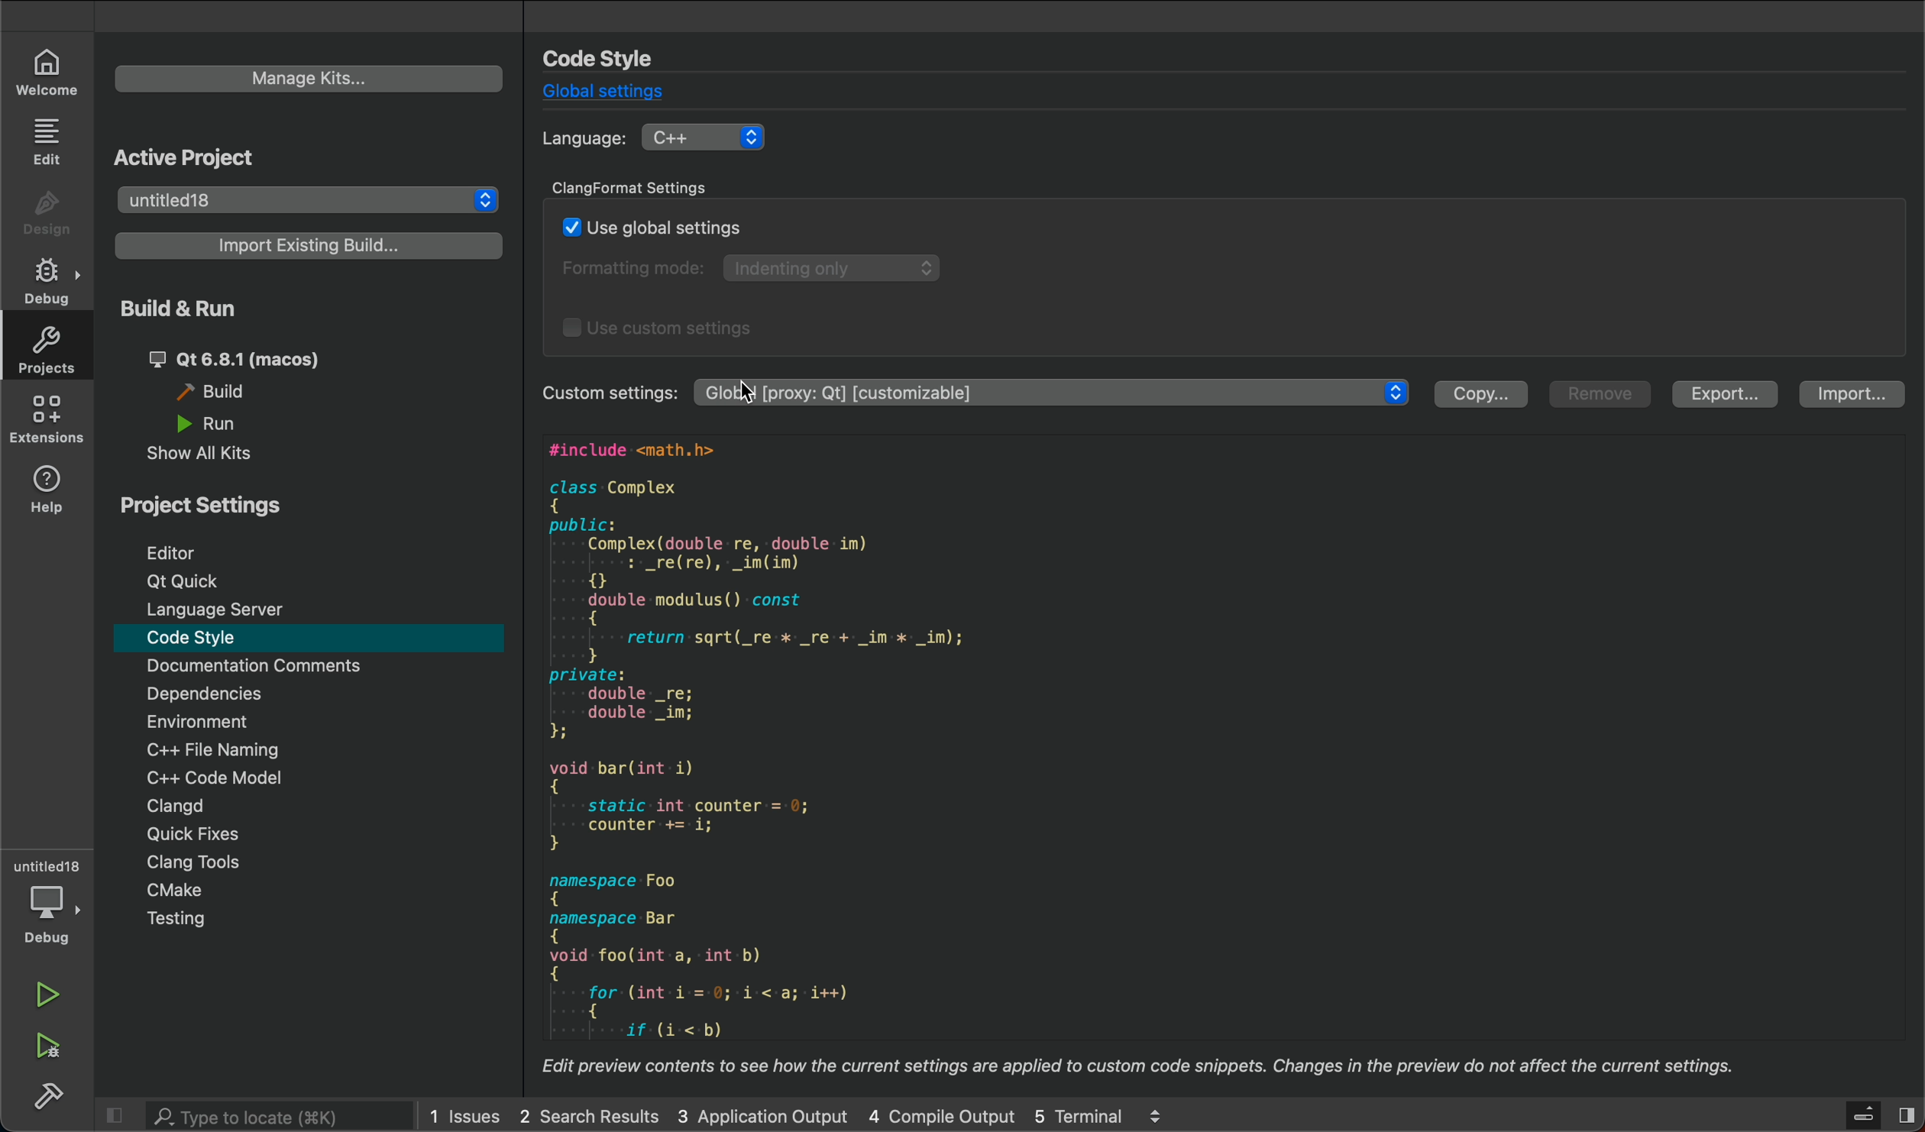 The image size is (1925, 1132). Describe the element at coordinates (1052, 392) in the screenshot. I see `Global [proxy: Qt] [customizable]` at that location.